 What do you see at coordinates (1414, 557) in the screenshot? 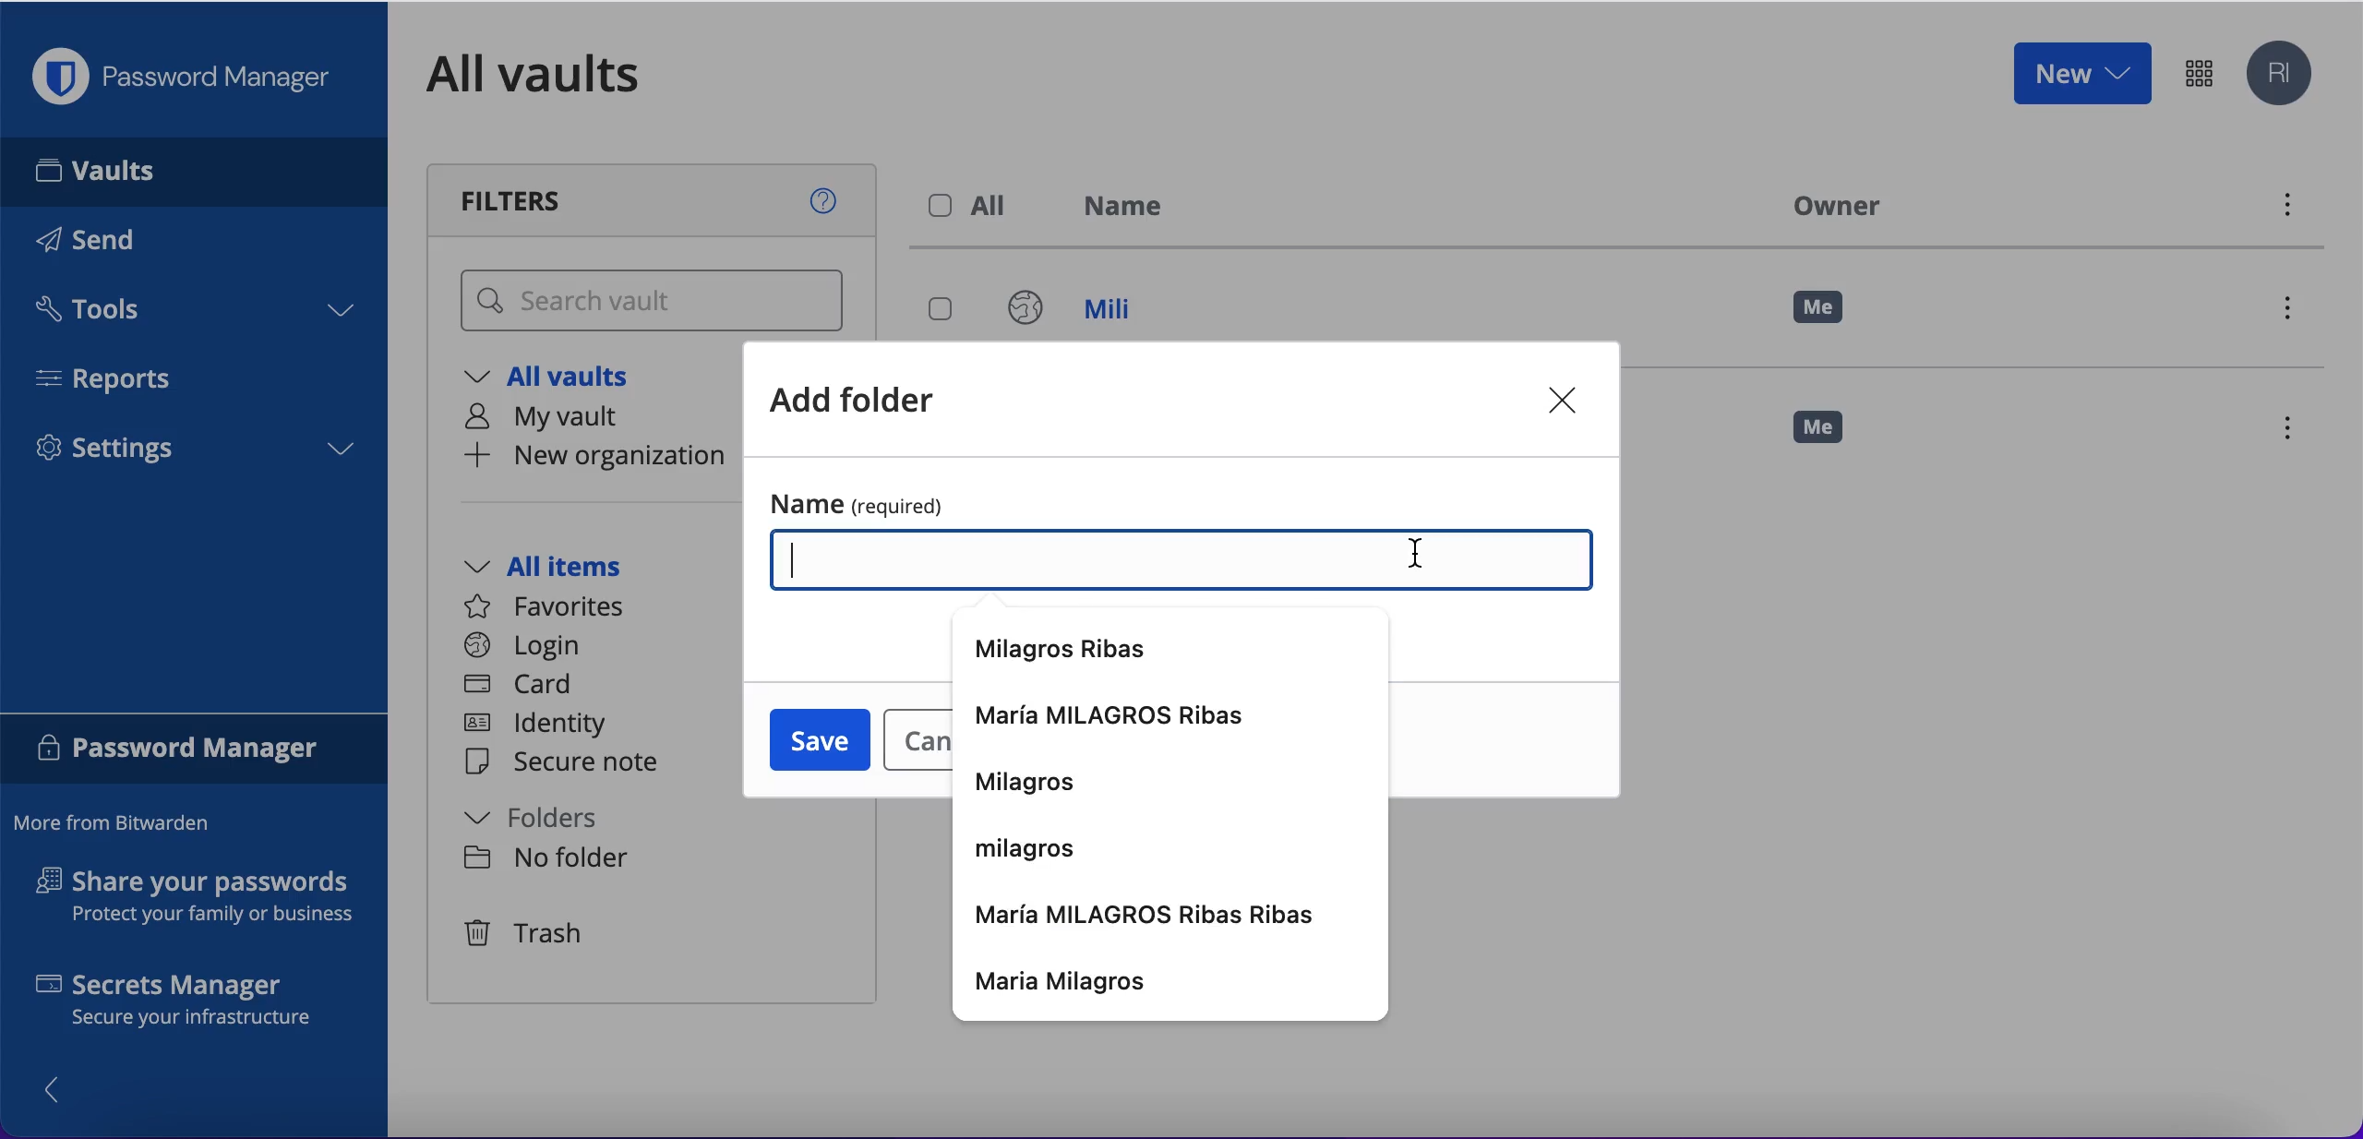
I see `cursor` at bounding box center [1414, 557].